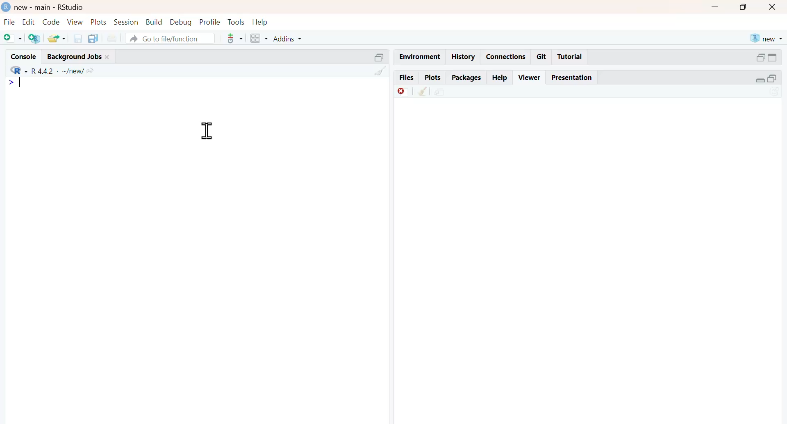  Describe the element at coordinates (25, 57) in the screenshot. I see `console` at that location.